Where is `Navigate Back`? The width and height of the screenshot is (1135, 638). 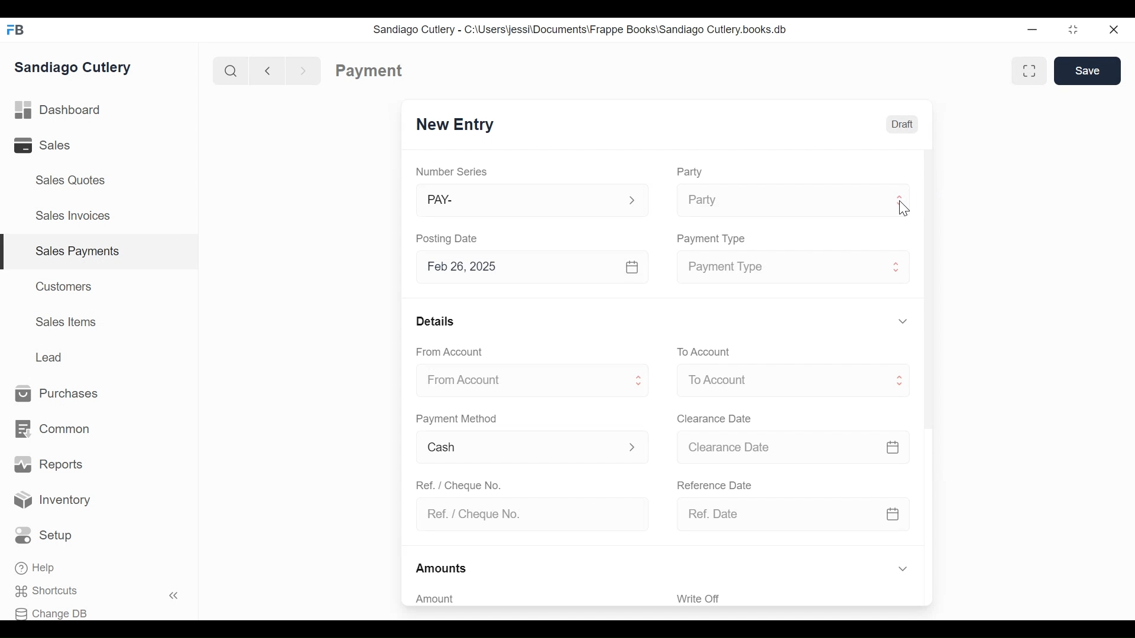
Navigate Back is located at coordinates (265, 70).